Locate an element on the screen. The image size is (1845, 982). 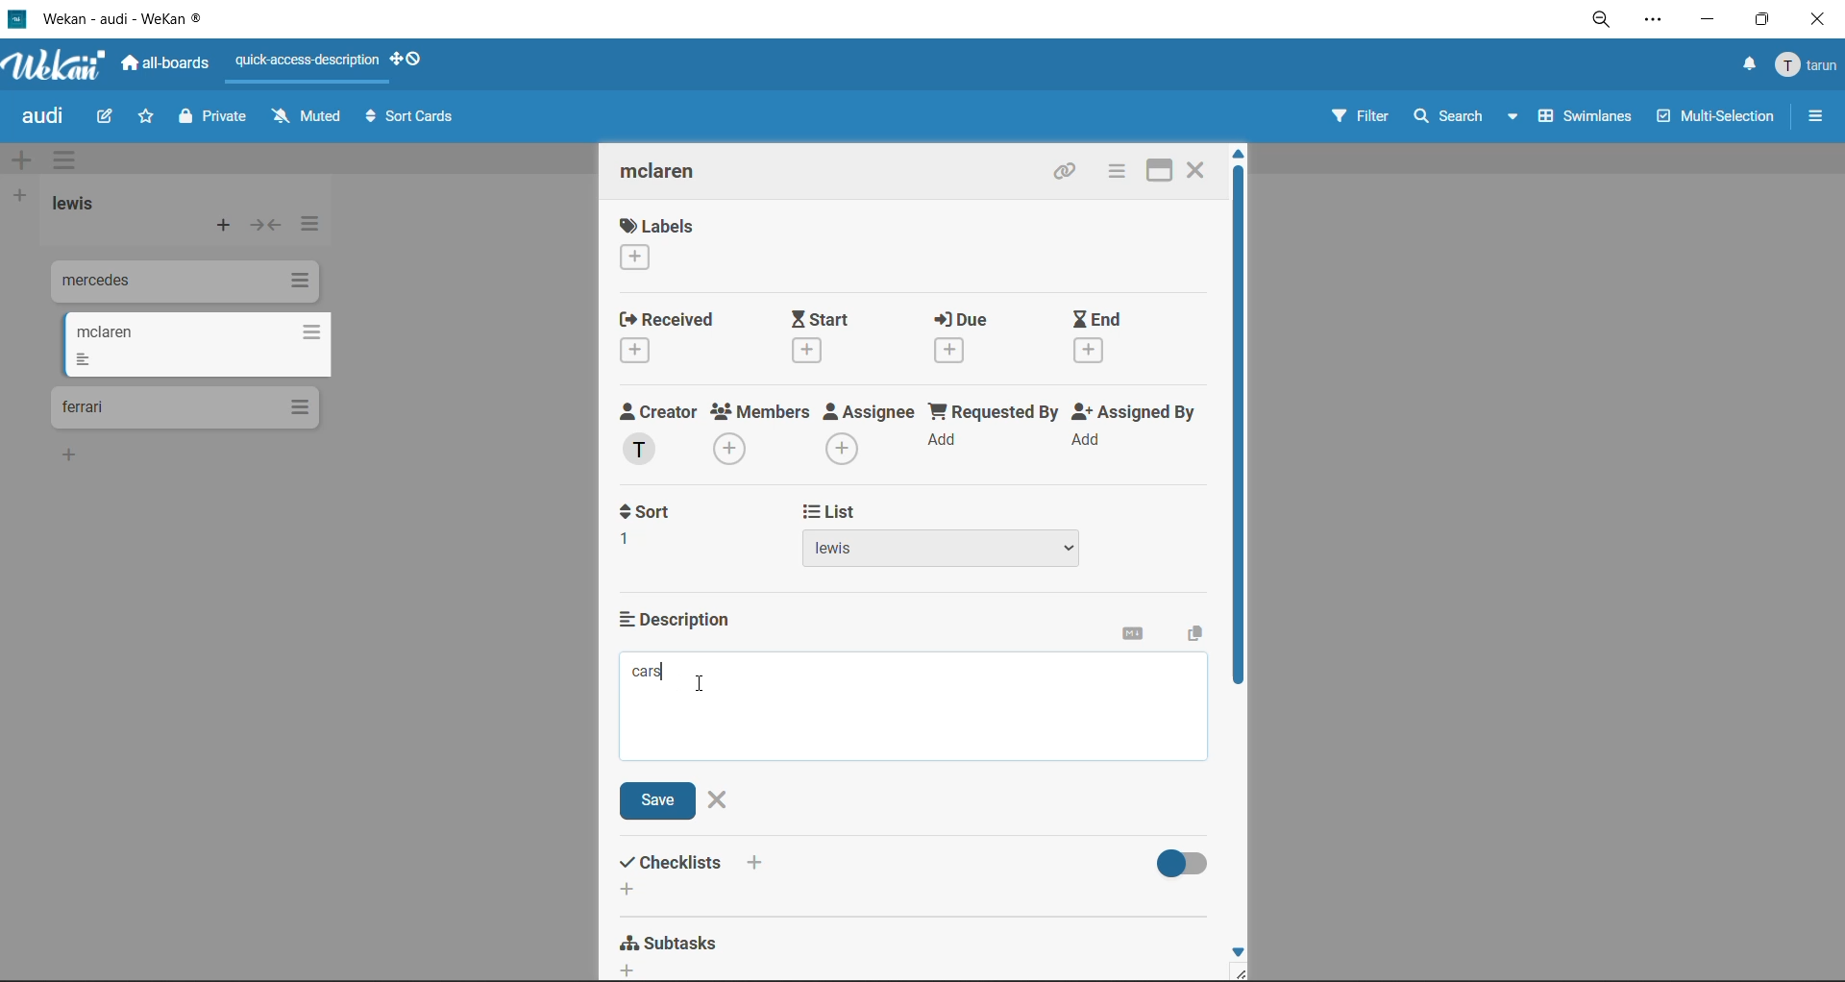
search is located at coordinates (1468, 117).